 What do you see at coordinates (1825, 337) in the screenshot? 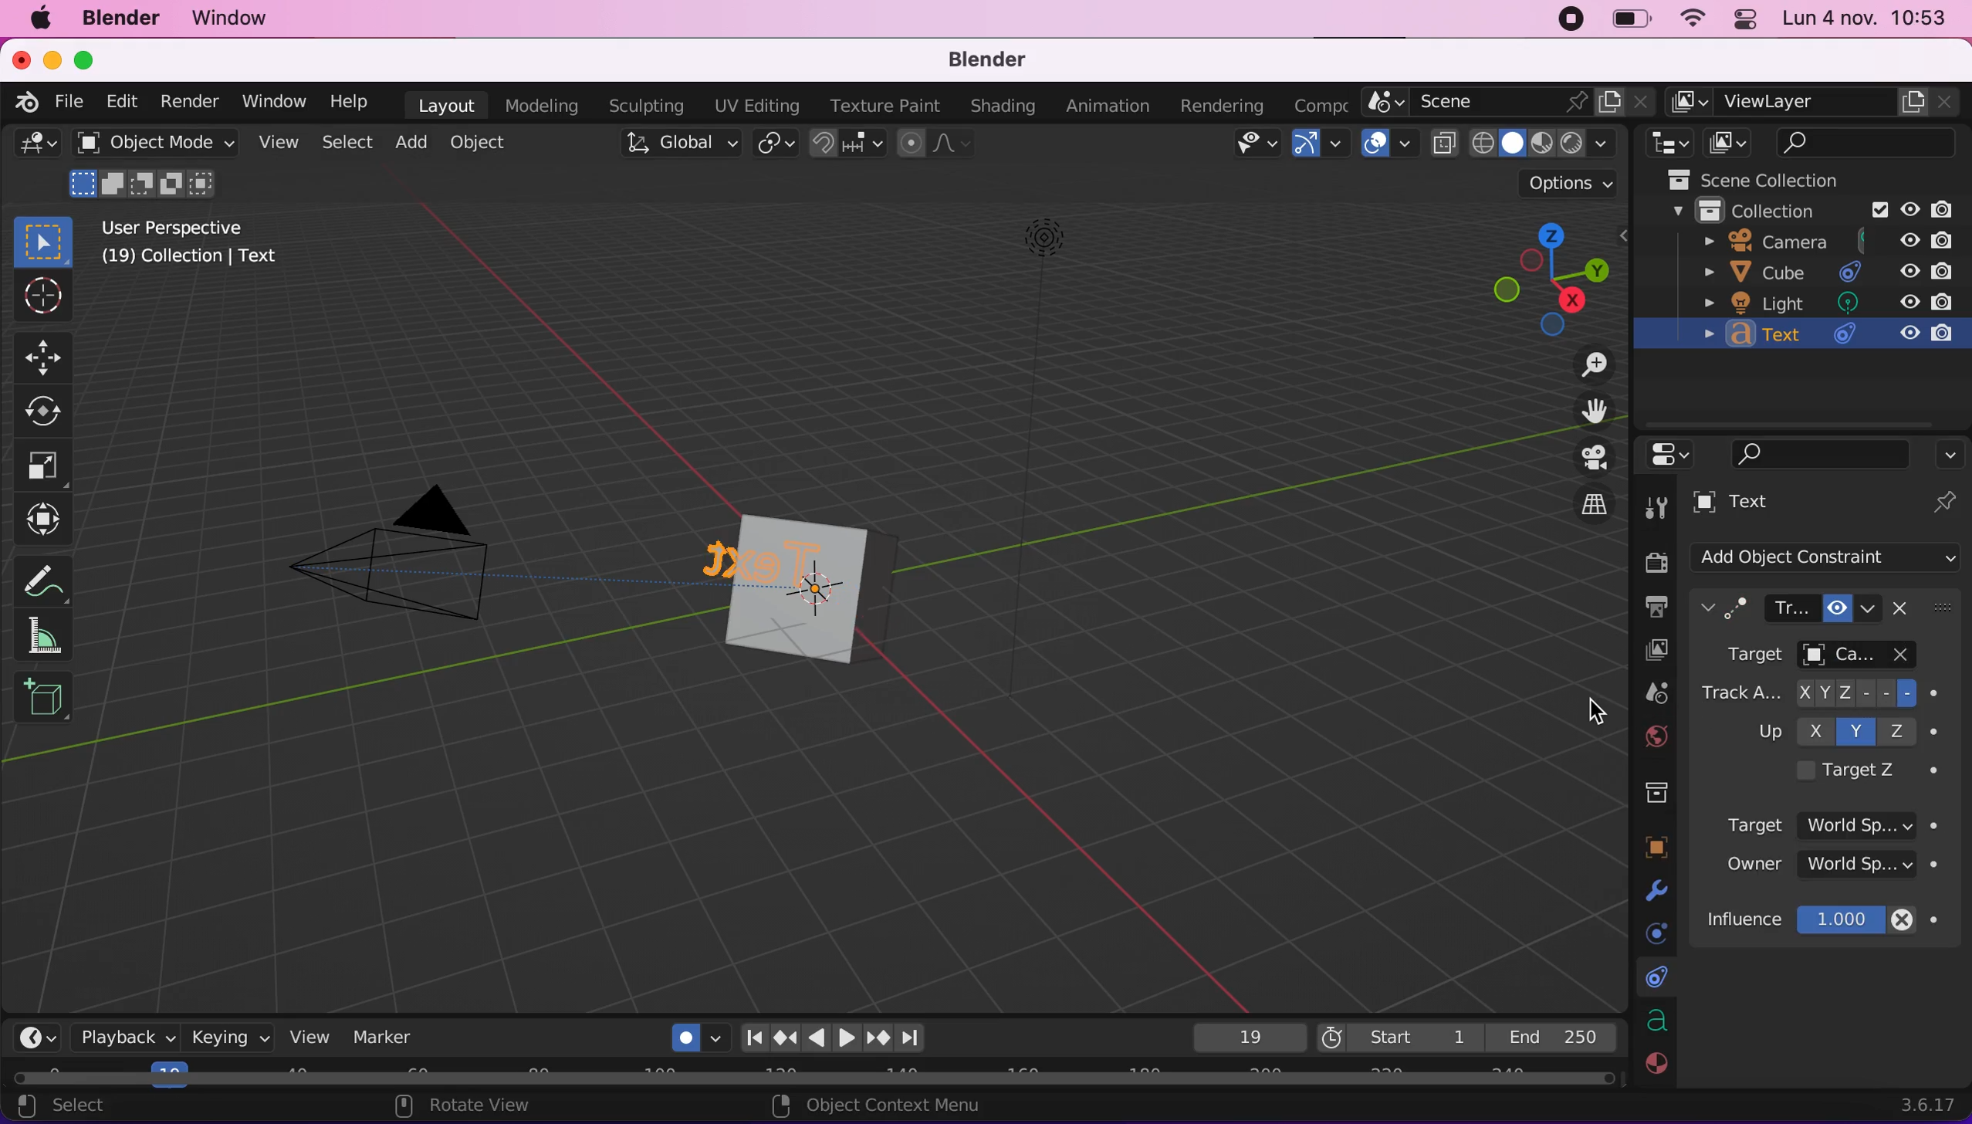
I see `text` at bounding box center [1825, 337].